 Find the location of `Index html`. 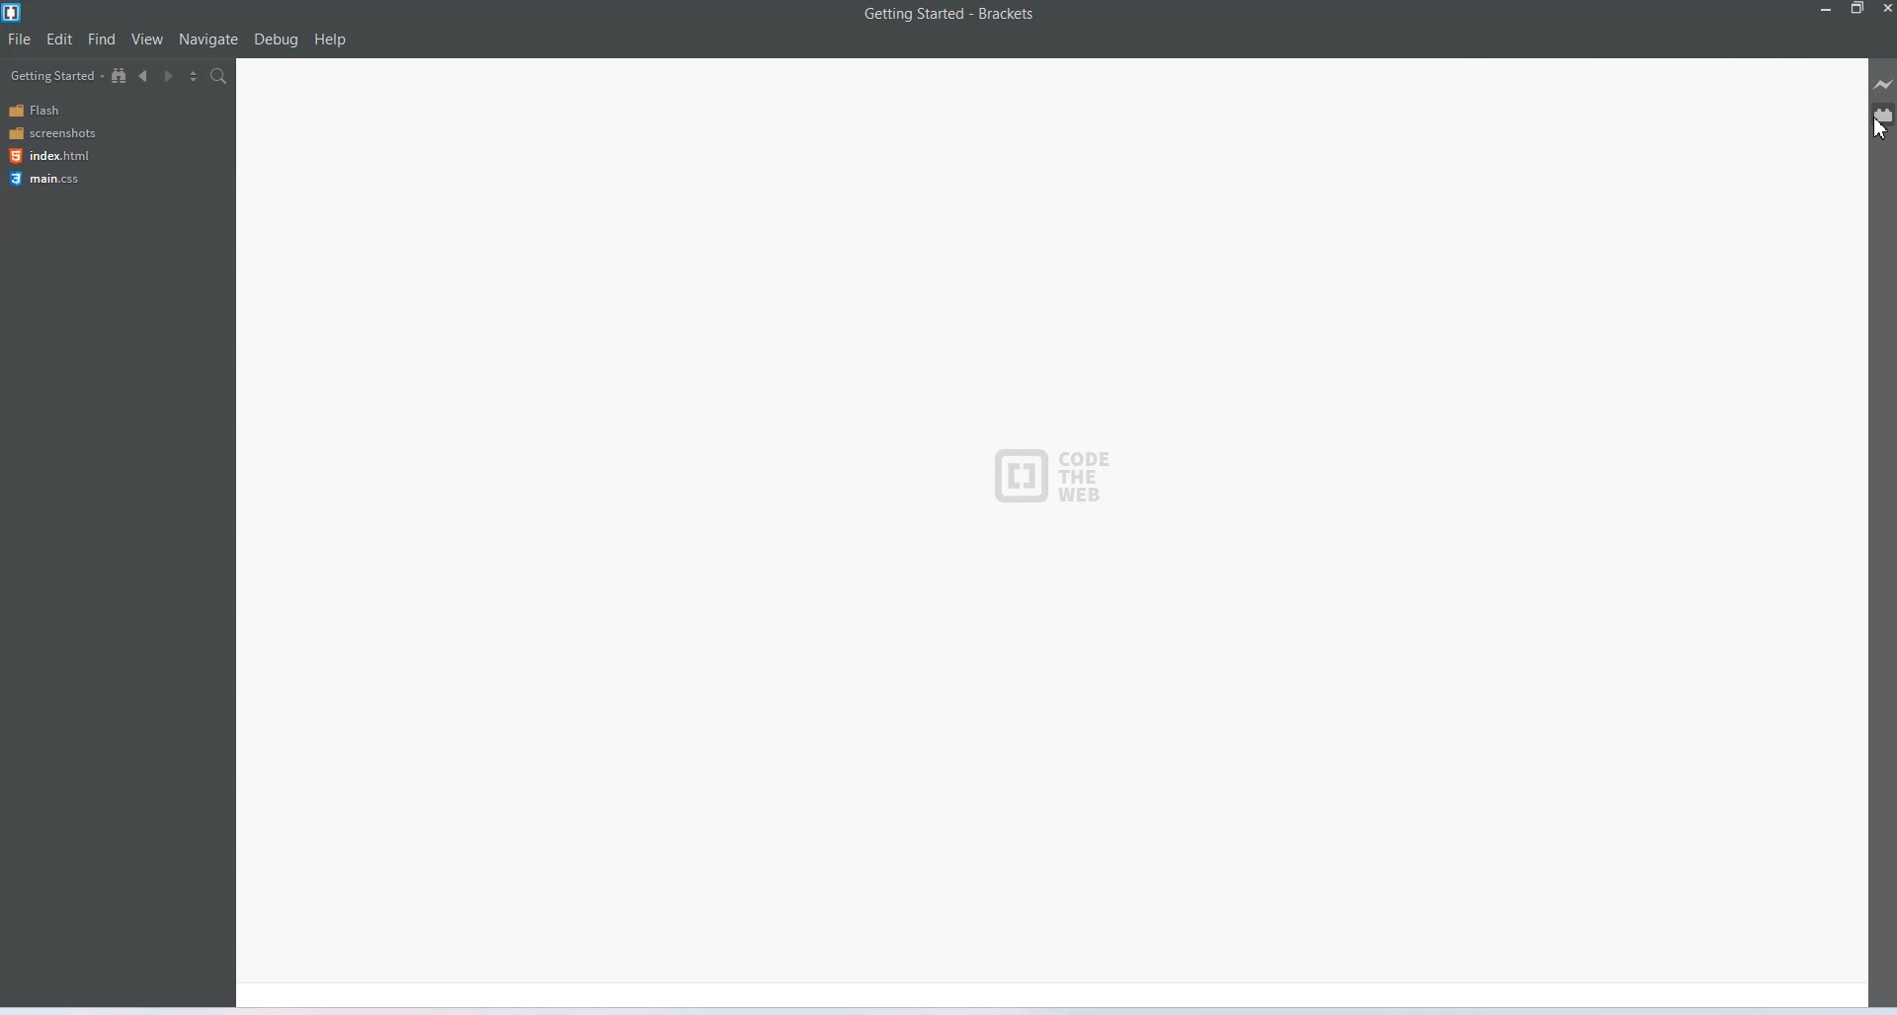

Index html is located at coordinates (67, 157).